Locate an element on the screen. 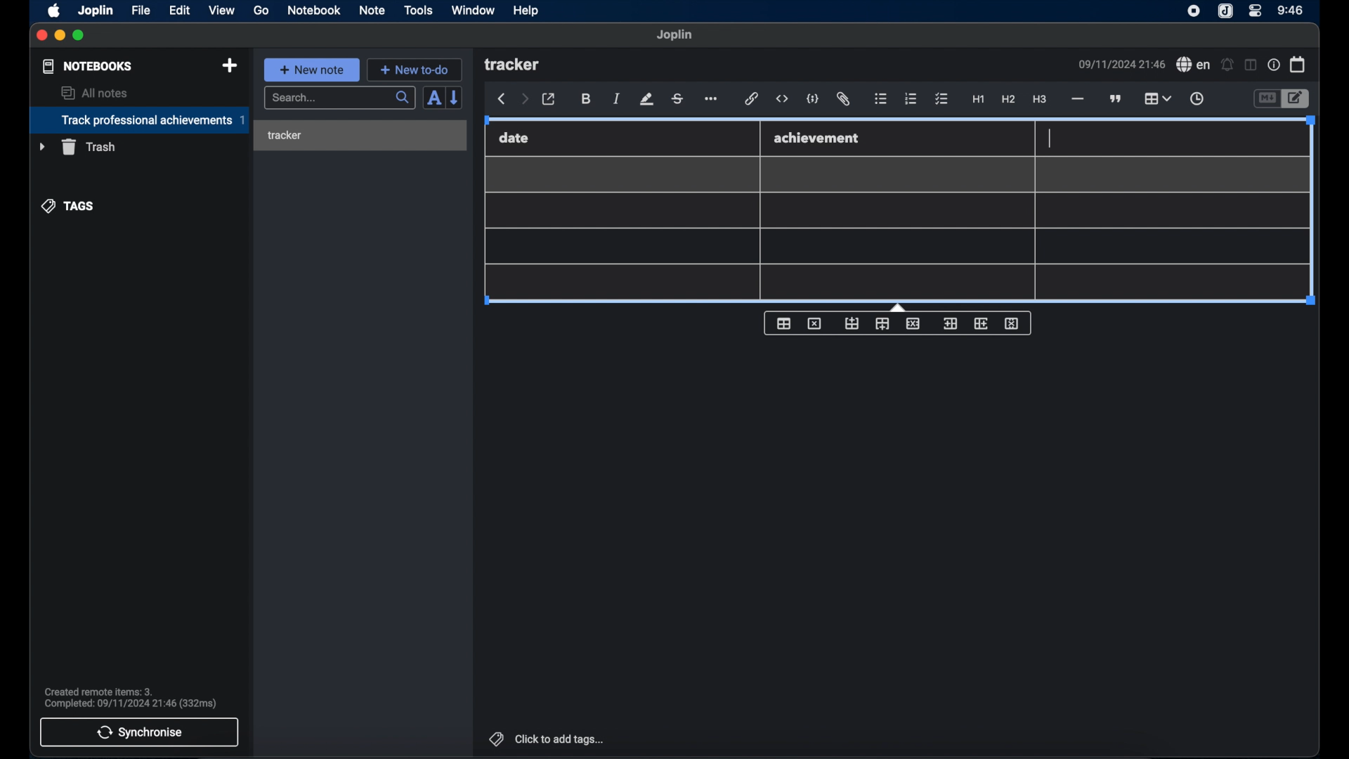 This screenshot has width=1349, height=759. insert time is located at coordinates (1197, 99).